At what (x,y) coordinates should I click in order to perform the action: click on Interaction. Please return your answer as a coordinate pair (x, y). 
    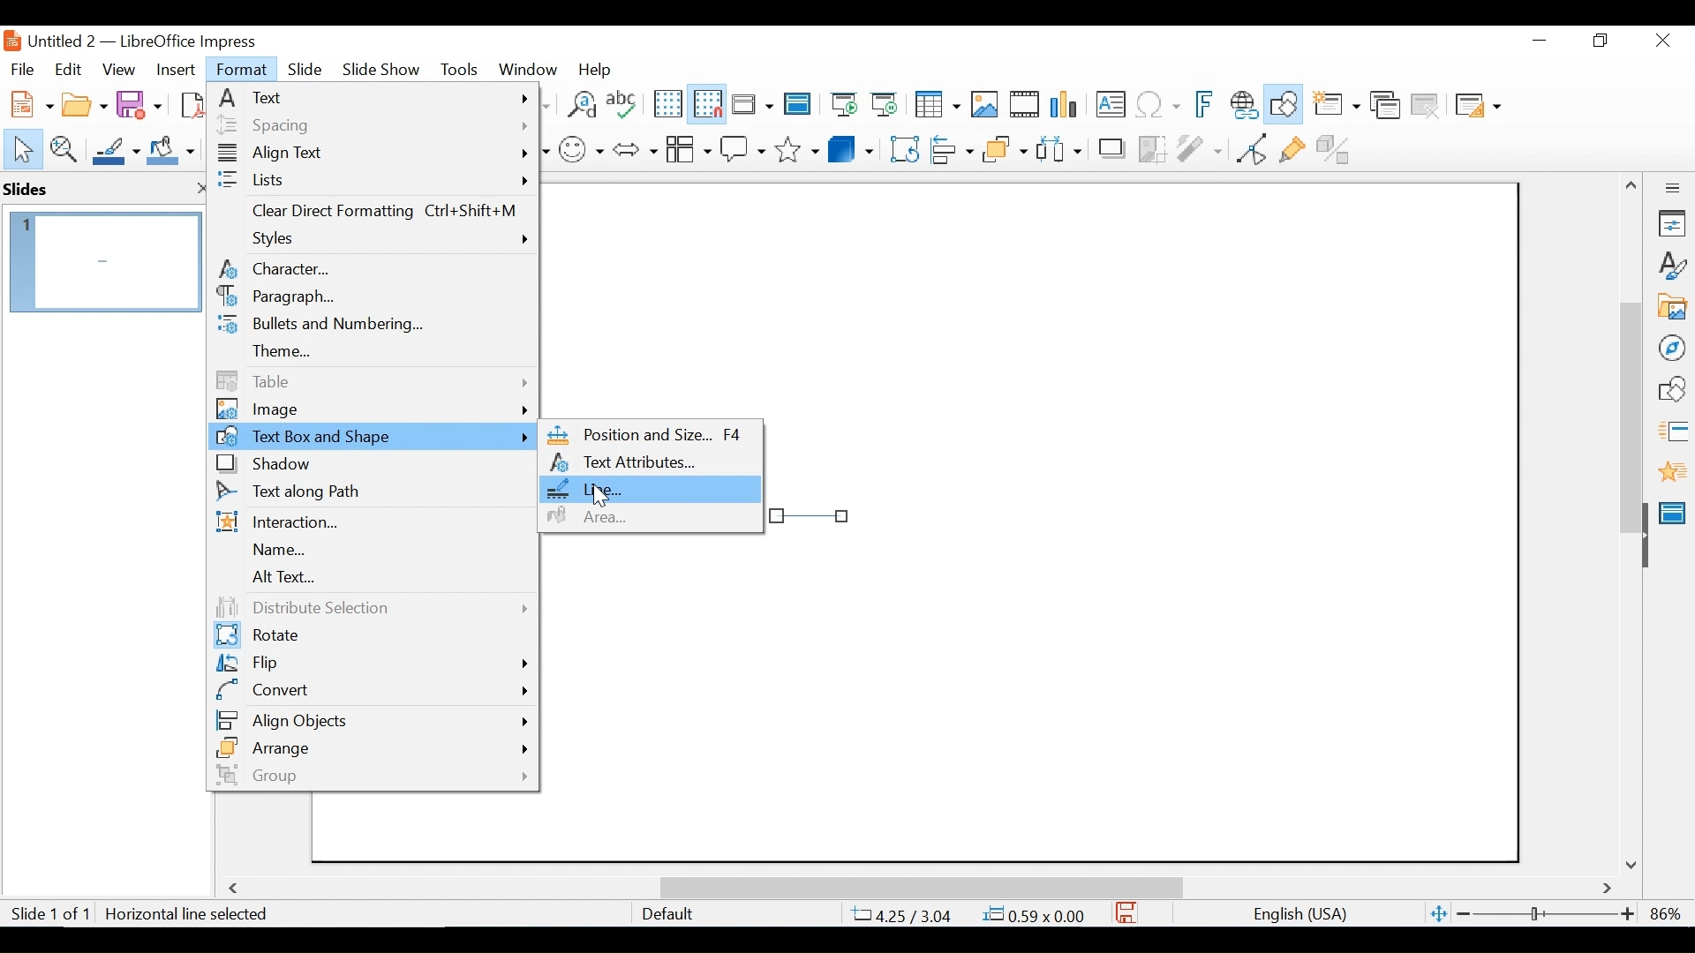
    Looking at the image, I should click on (372, 523).